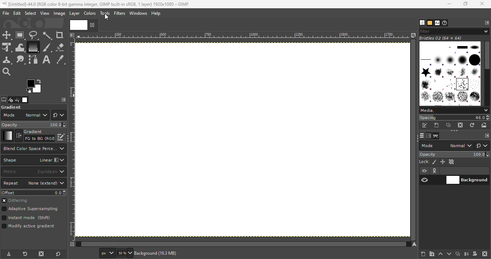  What do you see at coordinates (46, 60) in the screenshot?
I see `Text tool` at bounding box center [46, 60].